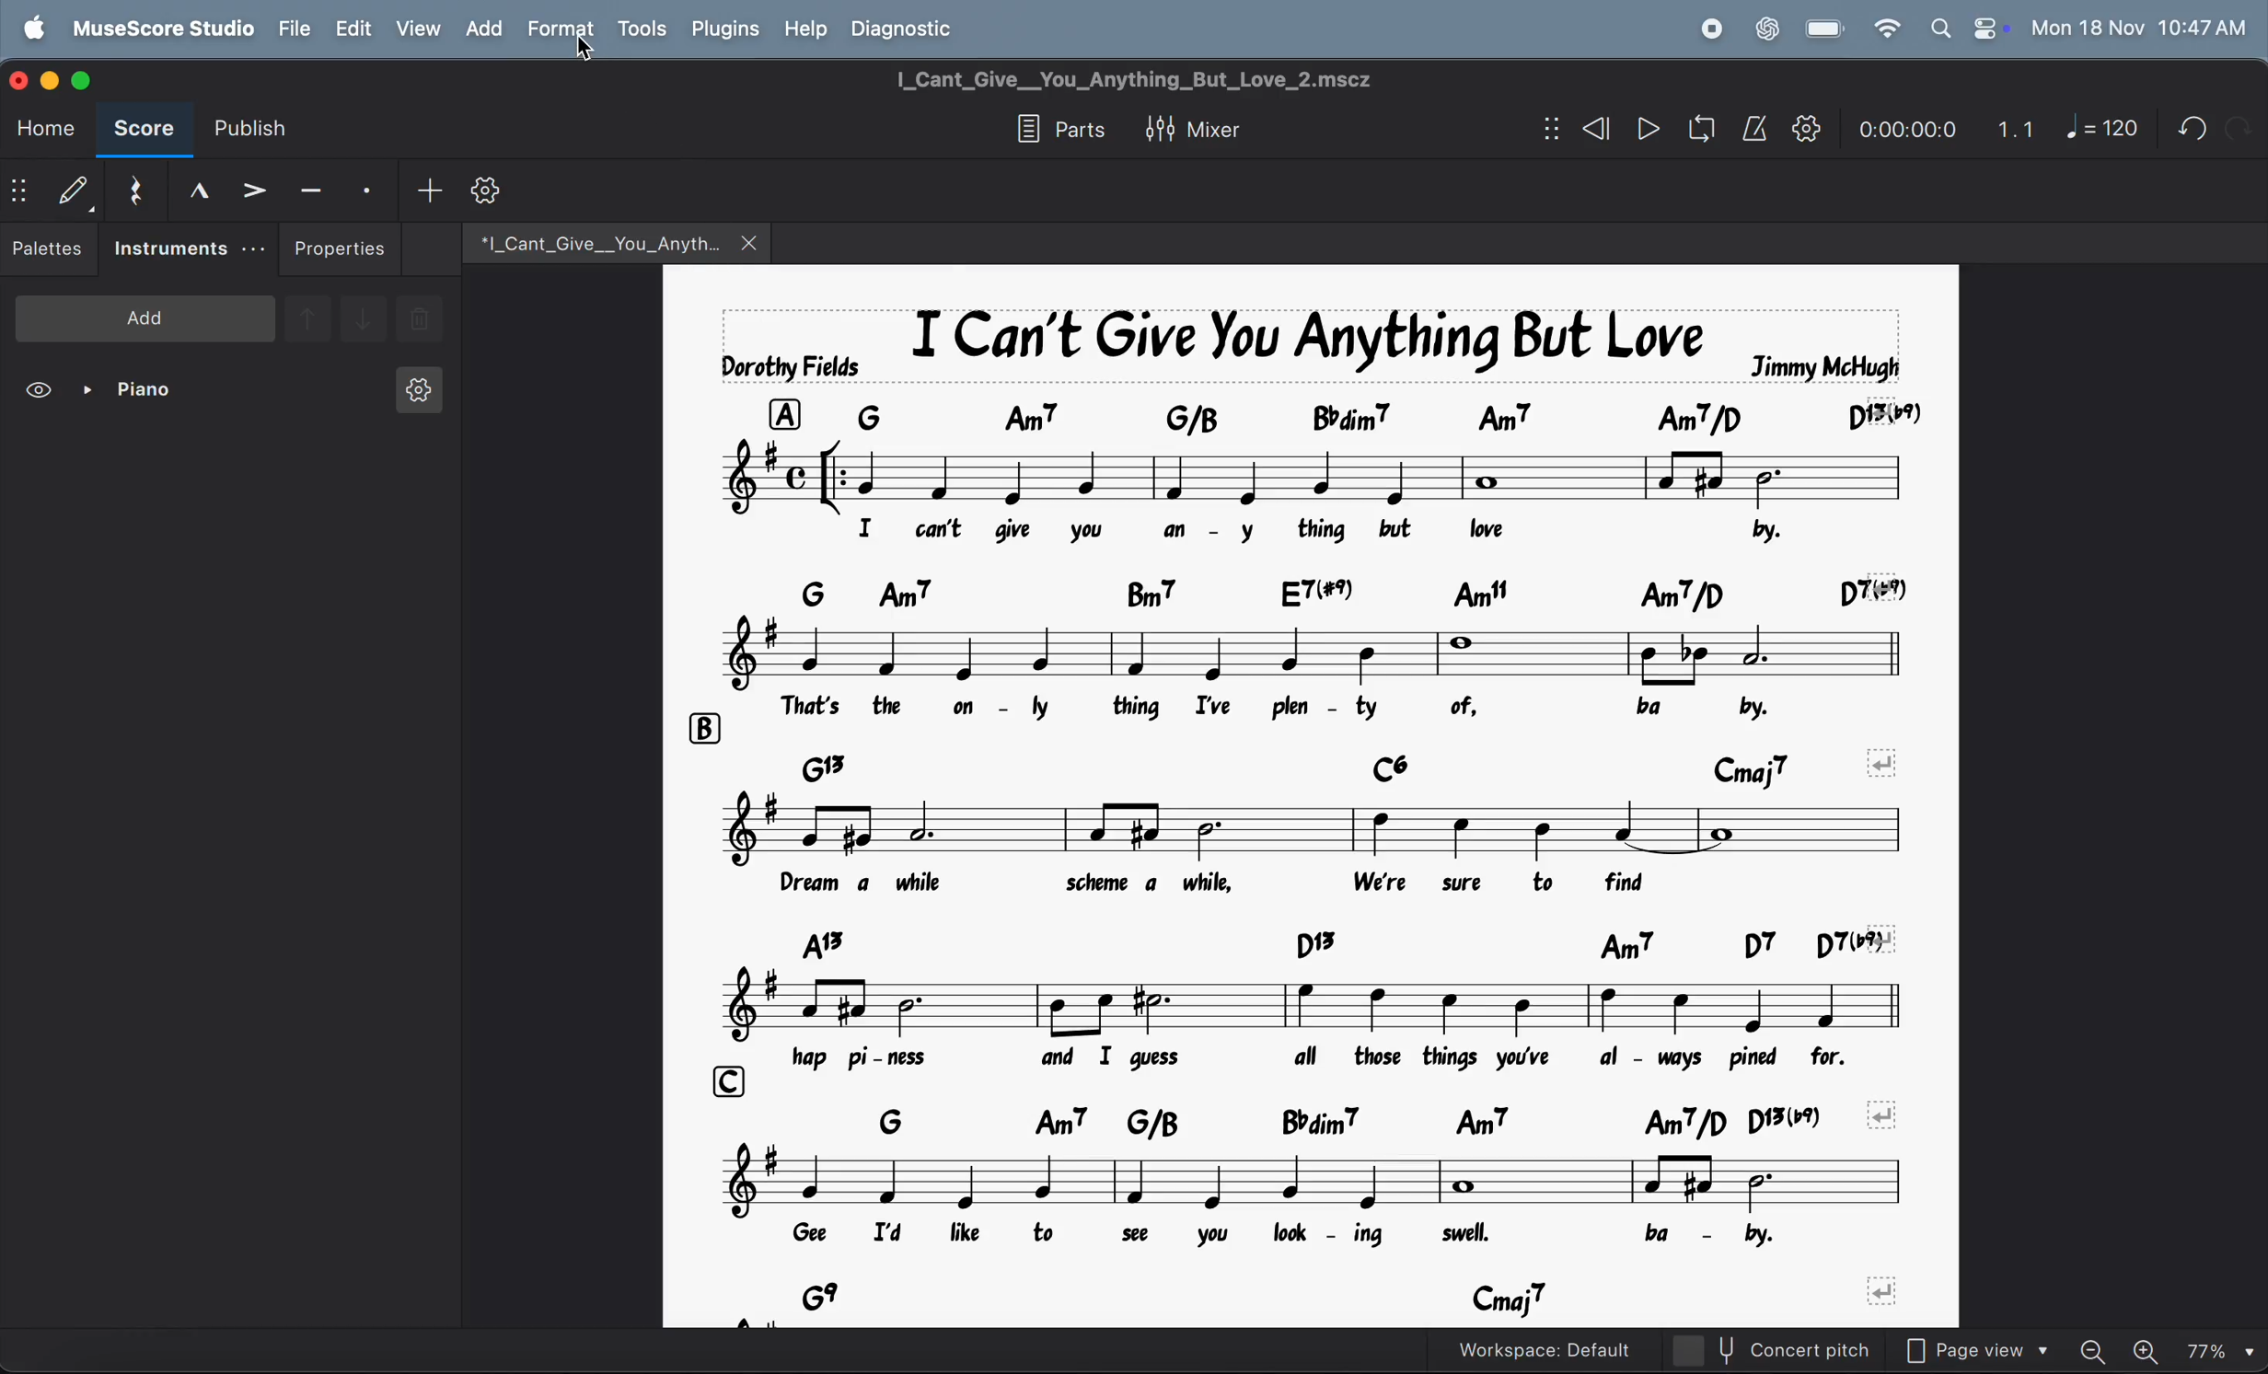 The height and width of the screenshot is (1374, 2268). Describe the element at coordinates (1306, 708) in the screenshot. I see `lyrics` at that location.